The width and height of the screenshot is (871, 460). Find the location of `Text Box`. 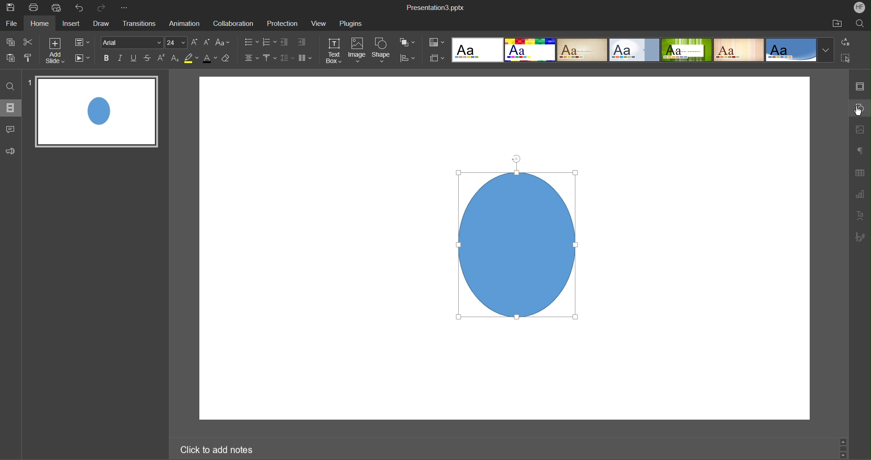

Text Box is located at coordinates (333, 50).